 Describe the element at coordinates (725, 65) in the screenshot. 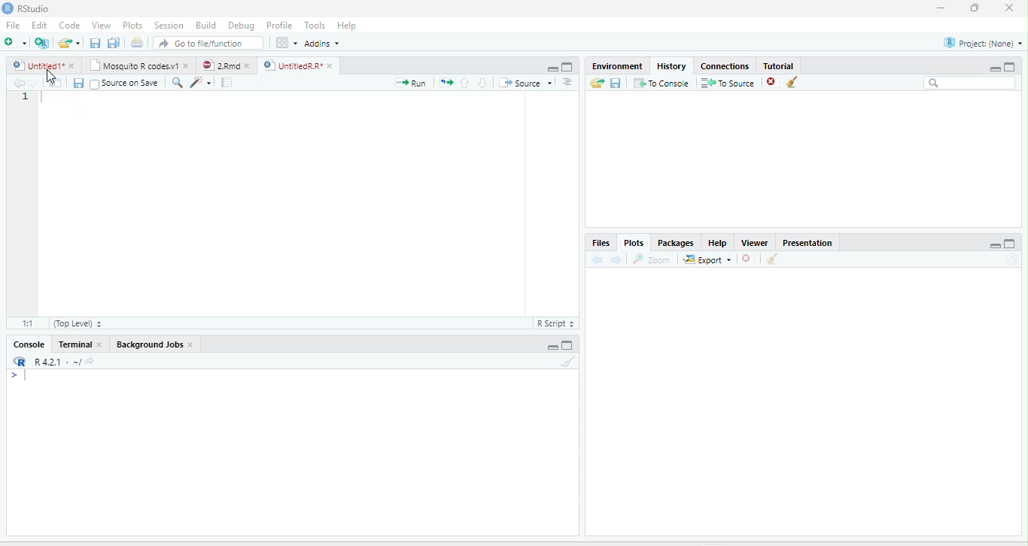

I see `Connections` at that location.